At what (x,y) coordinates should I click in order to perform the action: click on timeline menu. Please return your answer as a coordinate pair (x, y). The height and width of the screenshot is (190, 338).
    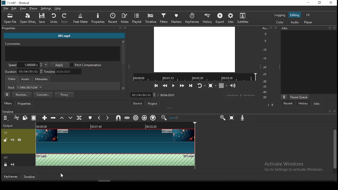
    Looking at the image, I should click on (6, 118).